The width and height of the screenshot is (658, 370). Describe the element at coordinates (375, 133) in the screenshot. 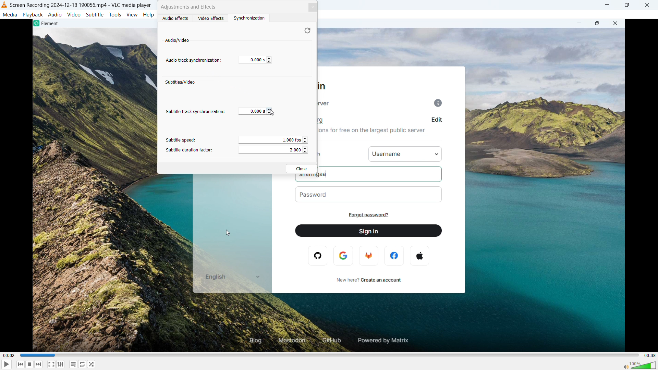

I see `join millions for free on the largest public server.` at that location.